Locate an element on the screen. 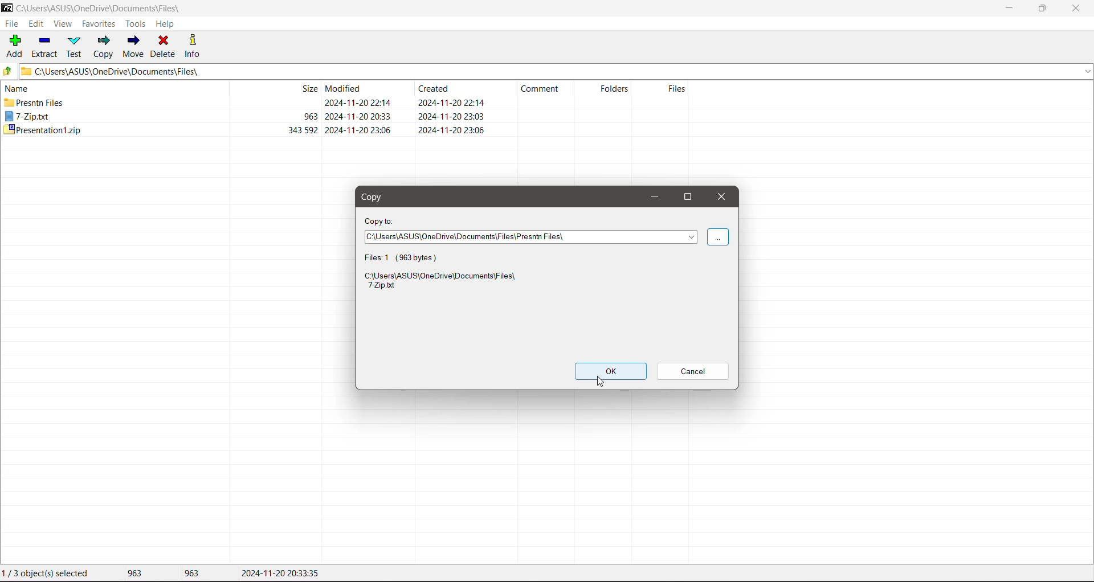  Maximize is located at coordinates (691, 196).